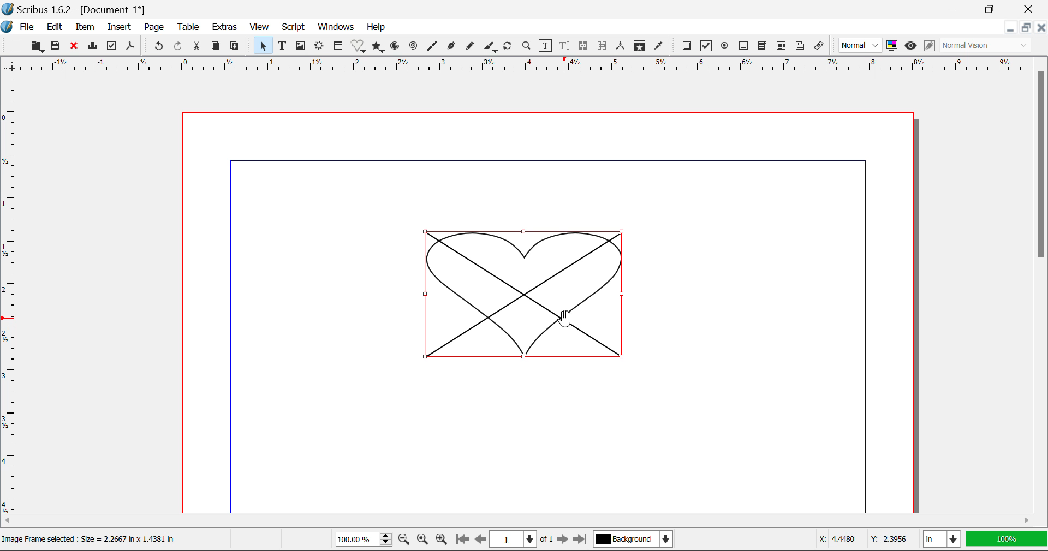 The image size is (1048, 551). I want to click on Image Frame selected : Size = 2.2667 in x 1.4381 in, so click(89, 539).